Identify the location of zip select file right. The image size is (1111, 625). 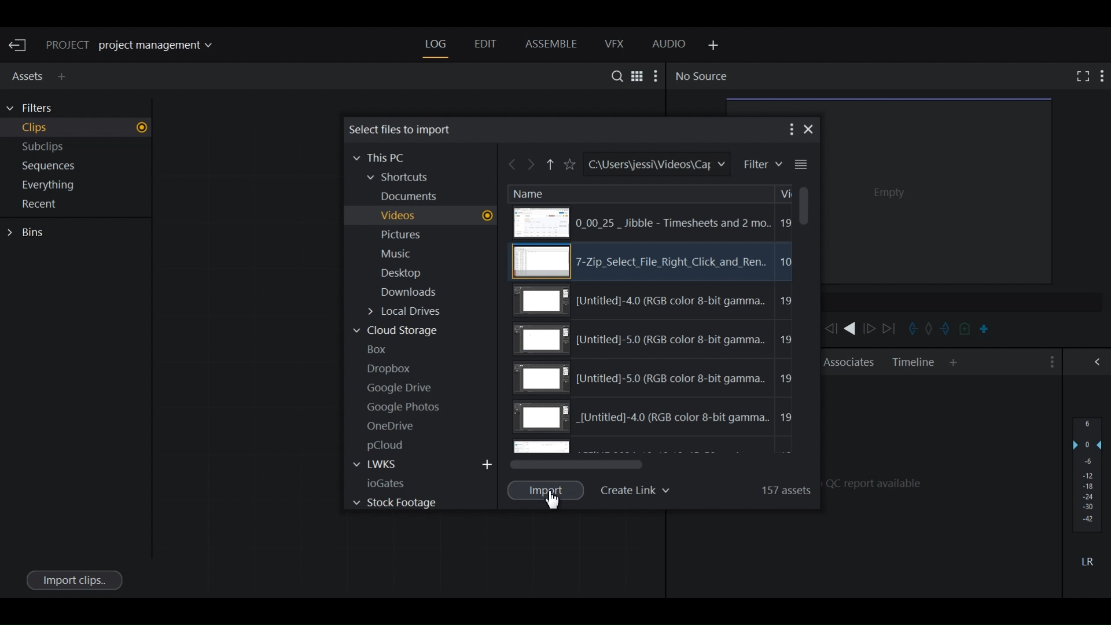
(654, 262).